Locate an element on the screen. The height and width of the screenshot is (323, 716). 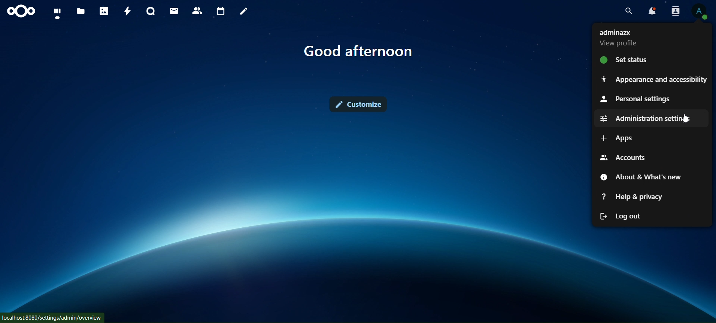
talk is located at coordinates (149, 12).